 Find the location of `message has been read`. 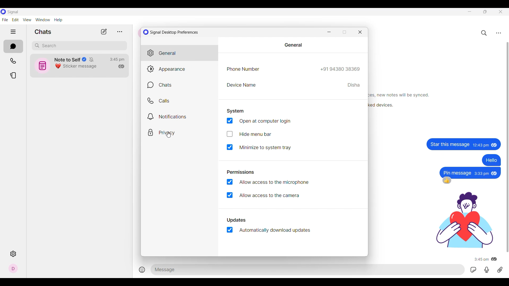

message has been read is located at coordinates (495, 173).